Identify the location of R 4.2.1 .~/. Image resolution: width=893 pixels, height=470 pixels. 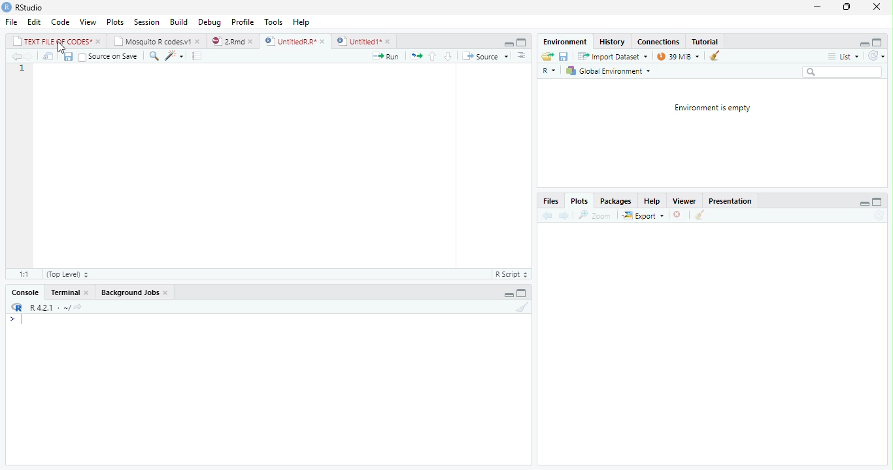
(48, 307).